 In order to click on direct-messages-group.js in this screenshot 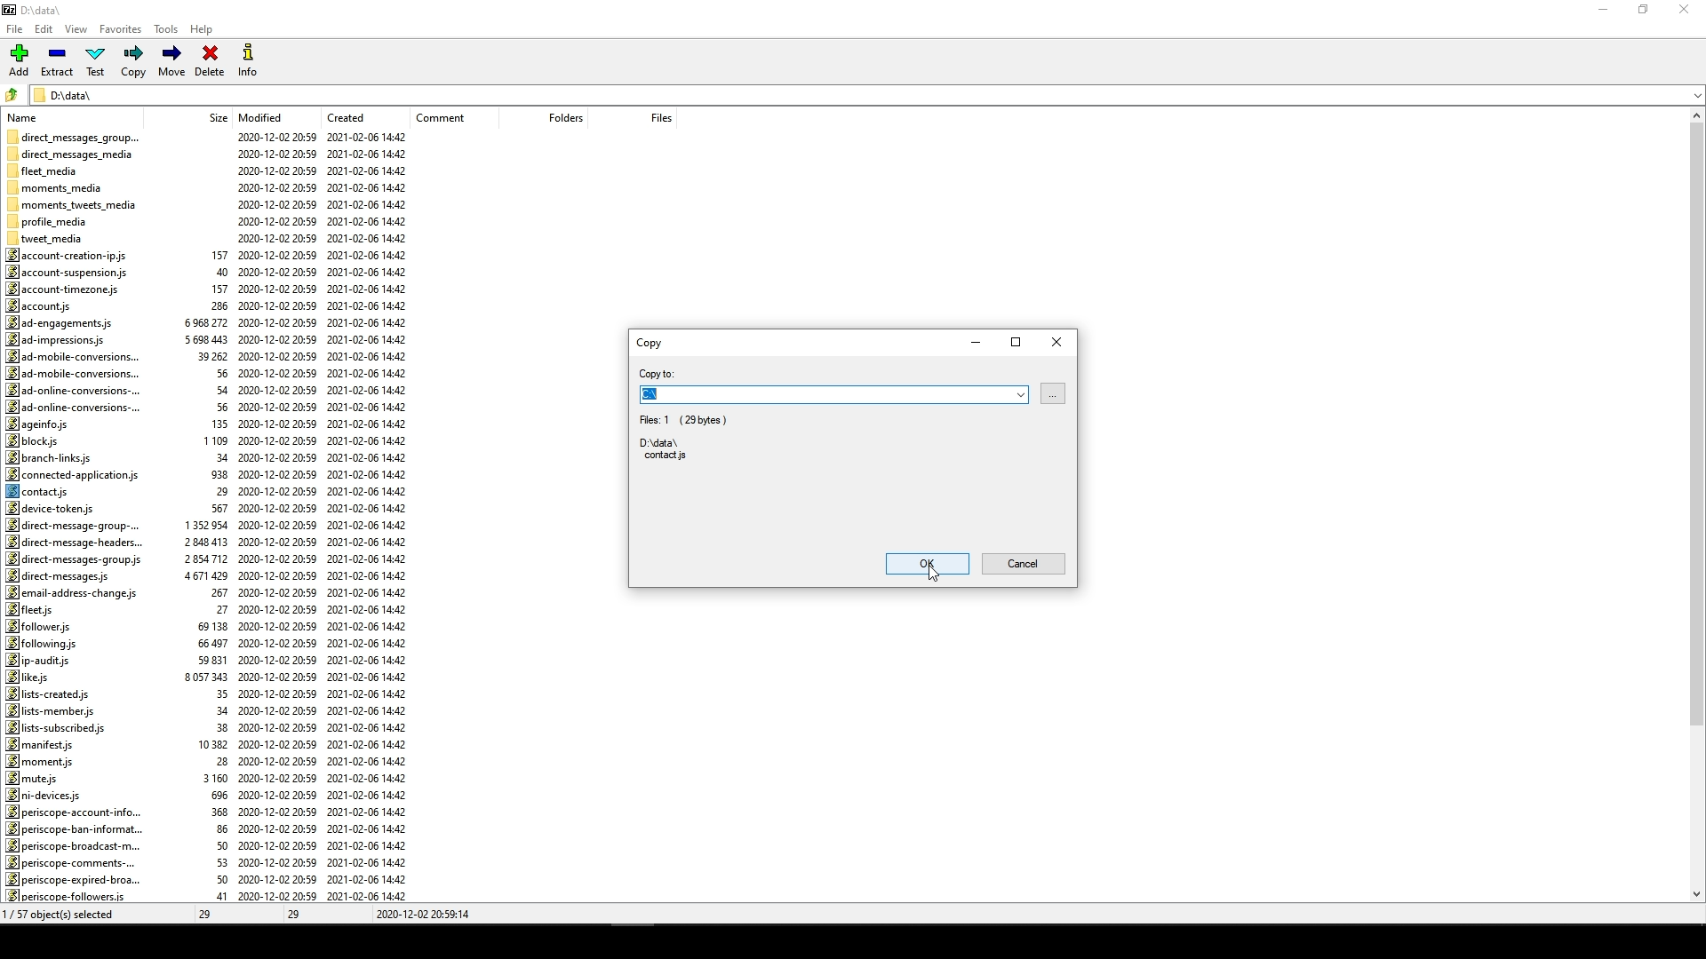, I will do `click(75, 560)`.